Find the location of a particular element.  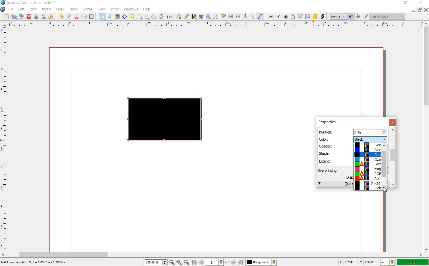

render frame is located at coordinates (125, 17).